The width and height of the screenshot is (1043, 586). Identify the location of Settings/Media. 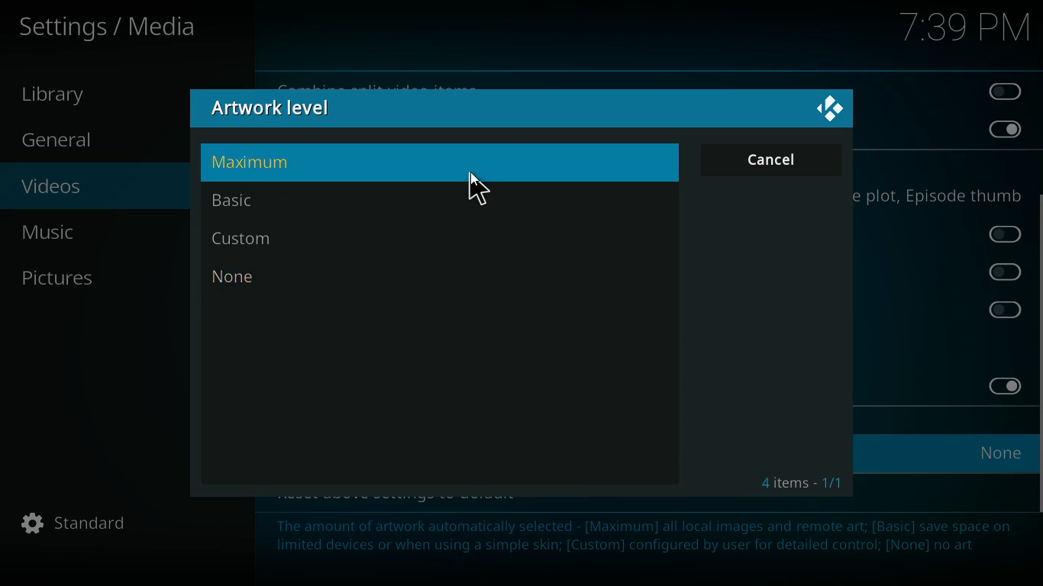
(111, 27).